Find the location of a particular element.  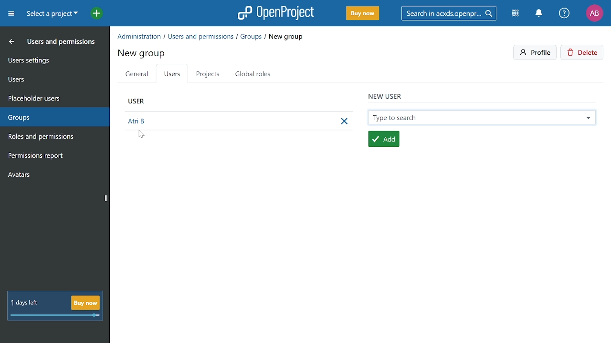

Avatars is located at coordinates (53, 177).